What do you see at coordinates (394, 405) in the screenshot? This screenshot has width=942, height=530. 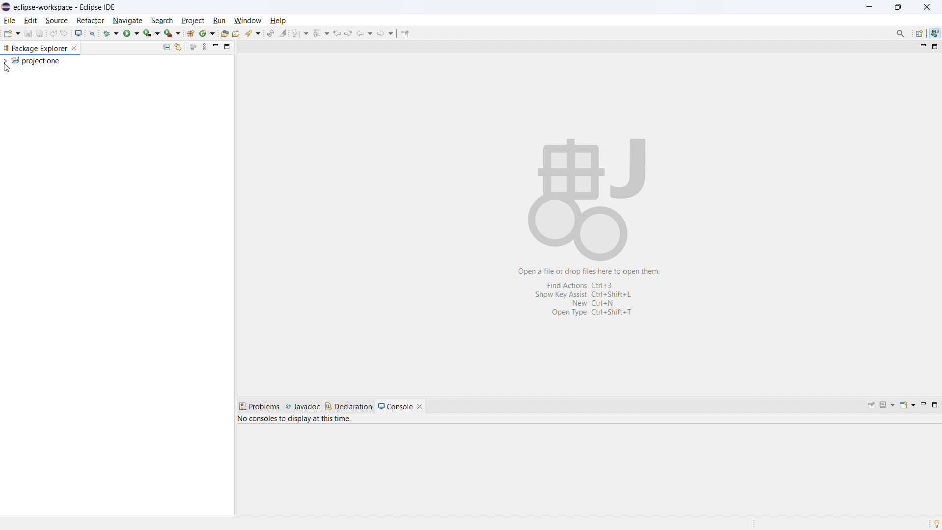 I see `console` at bounding box center [394, 405].